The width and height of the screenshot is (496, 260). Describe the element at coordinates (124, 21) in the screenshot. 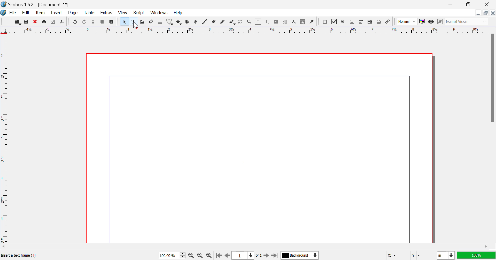

I see `Select` at that location.